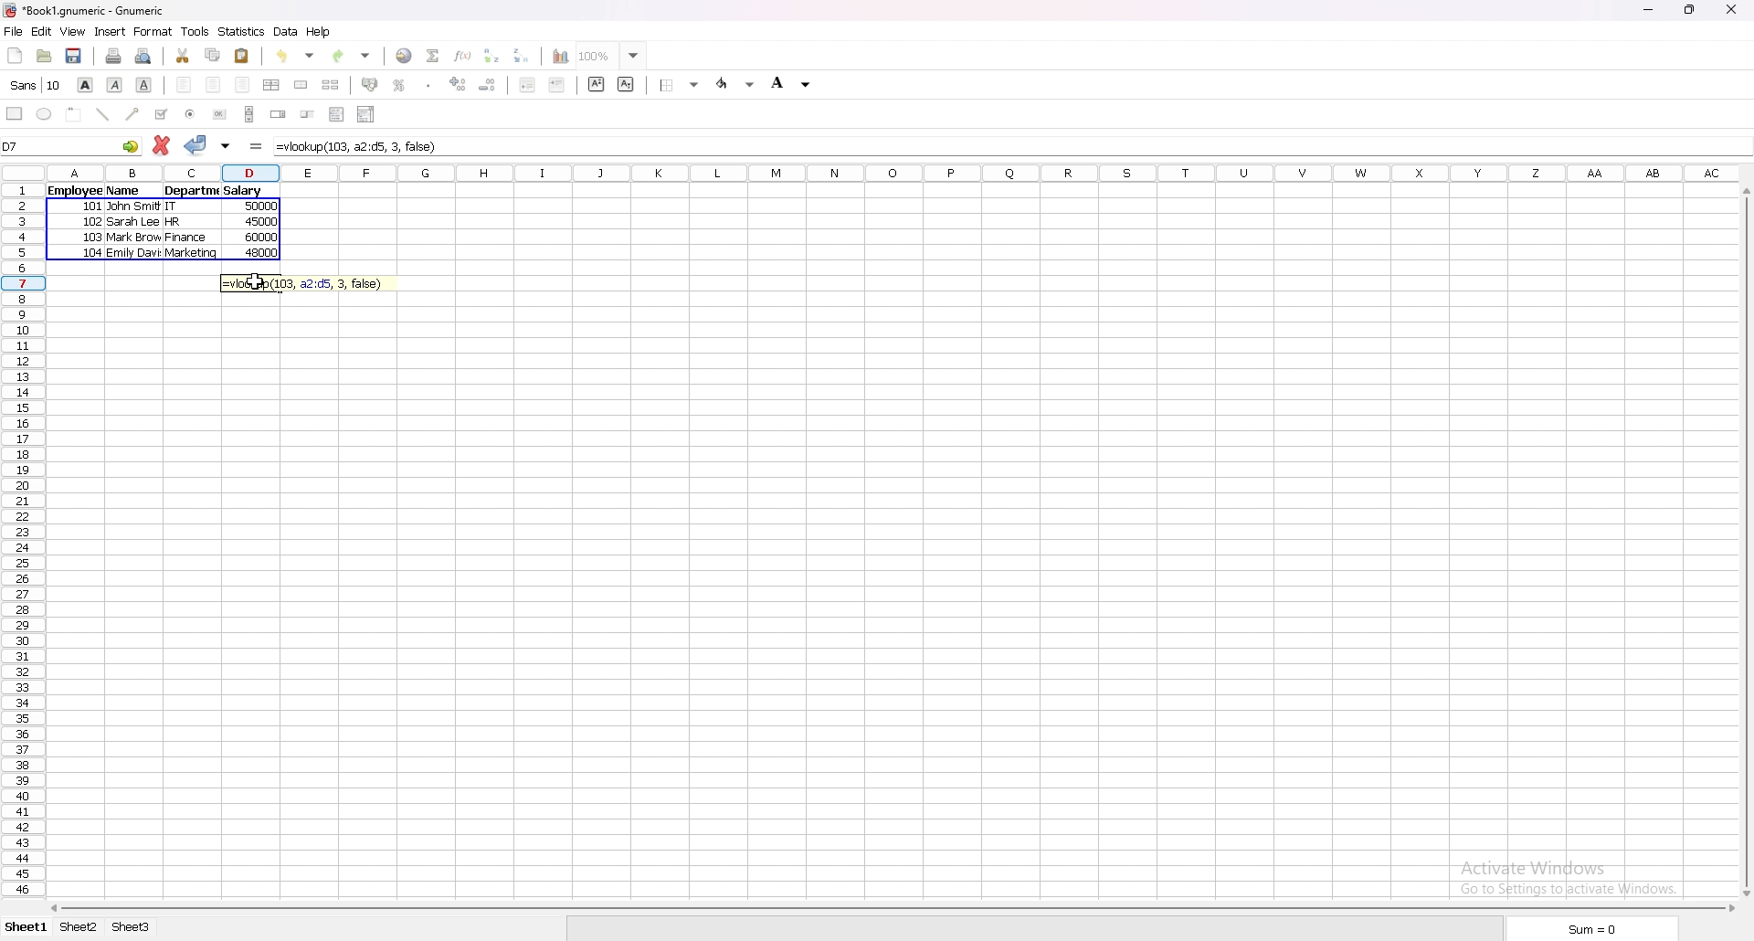  What do you see at coordinates (92, 224) in the screenshot?
I see `102` at bounding box center [92, 224].